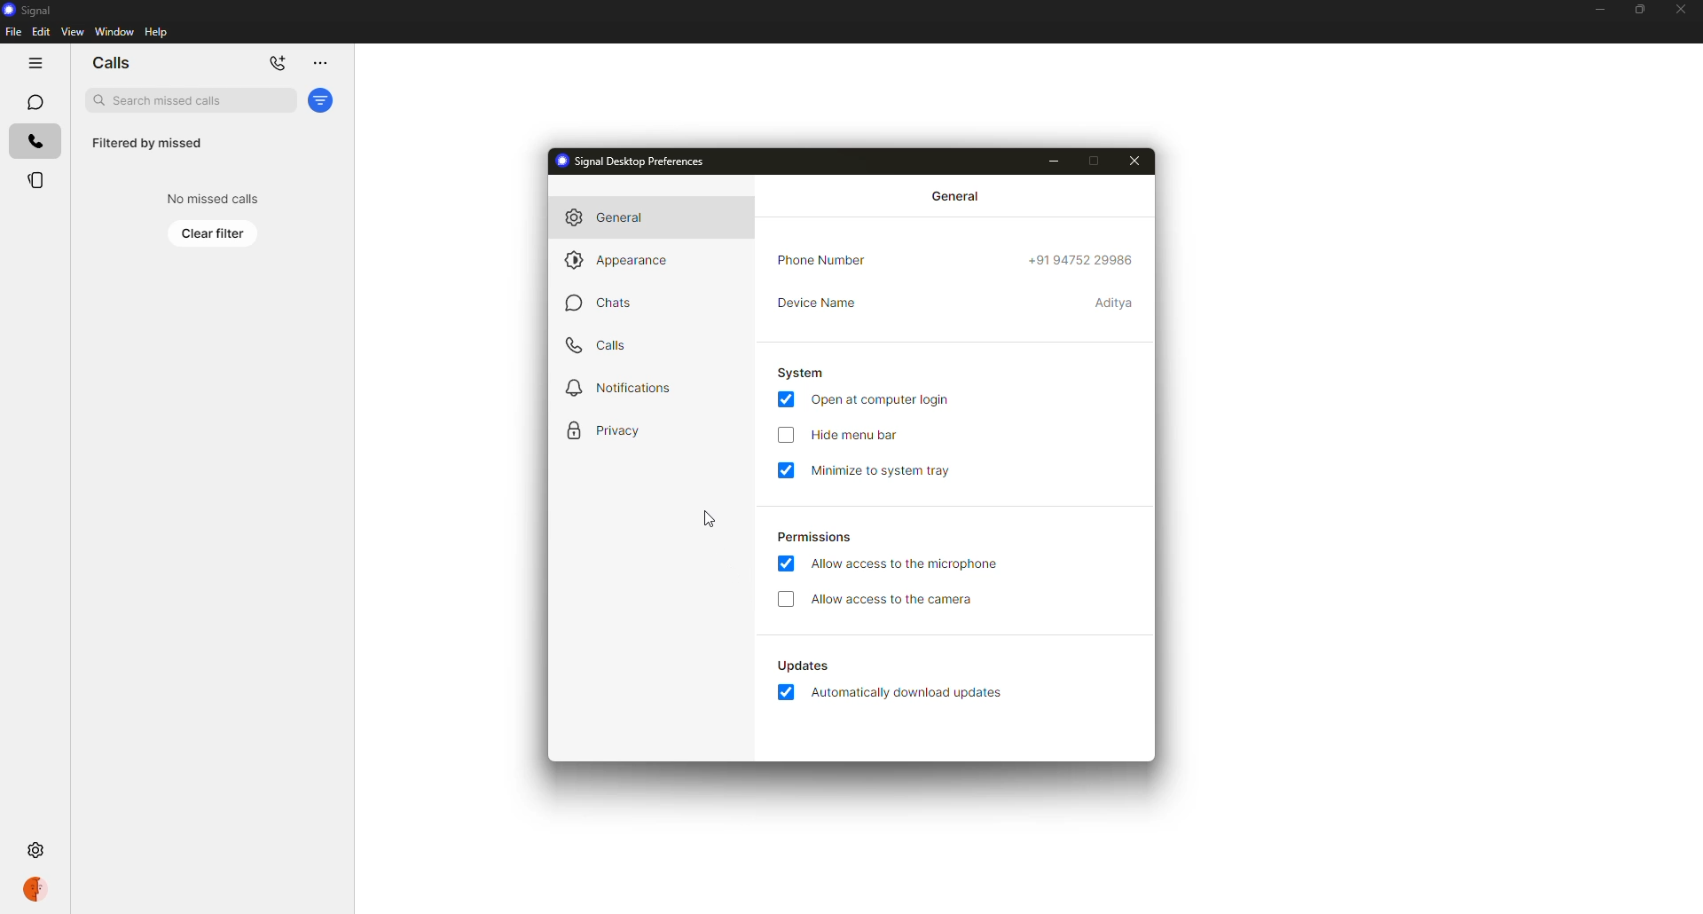 The image size is (1703, 914). What do you see at coordinates (815, 538) in the screenshot?
I see `permissions` at bounding box center [815, 538].